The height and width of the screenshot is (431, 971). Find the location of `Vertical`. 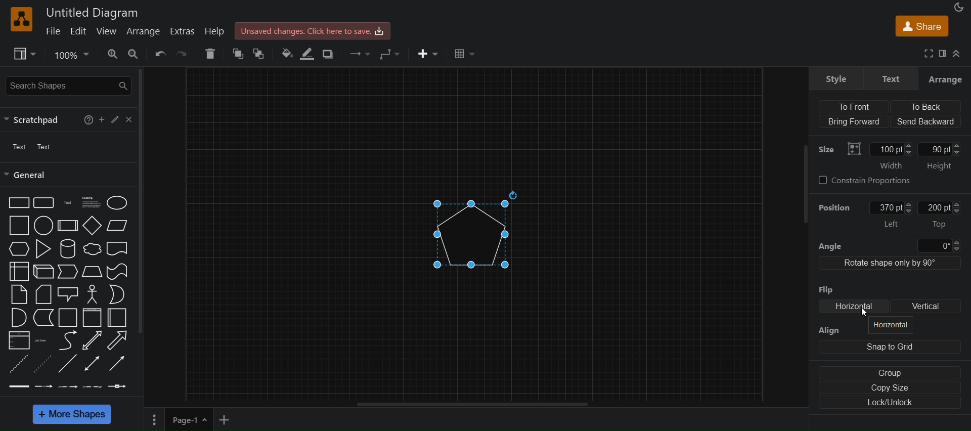

Vertical is located at coordinates (925, 307).